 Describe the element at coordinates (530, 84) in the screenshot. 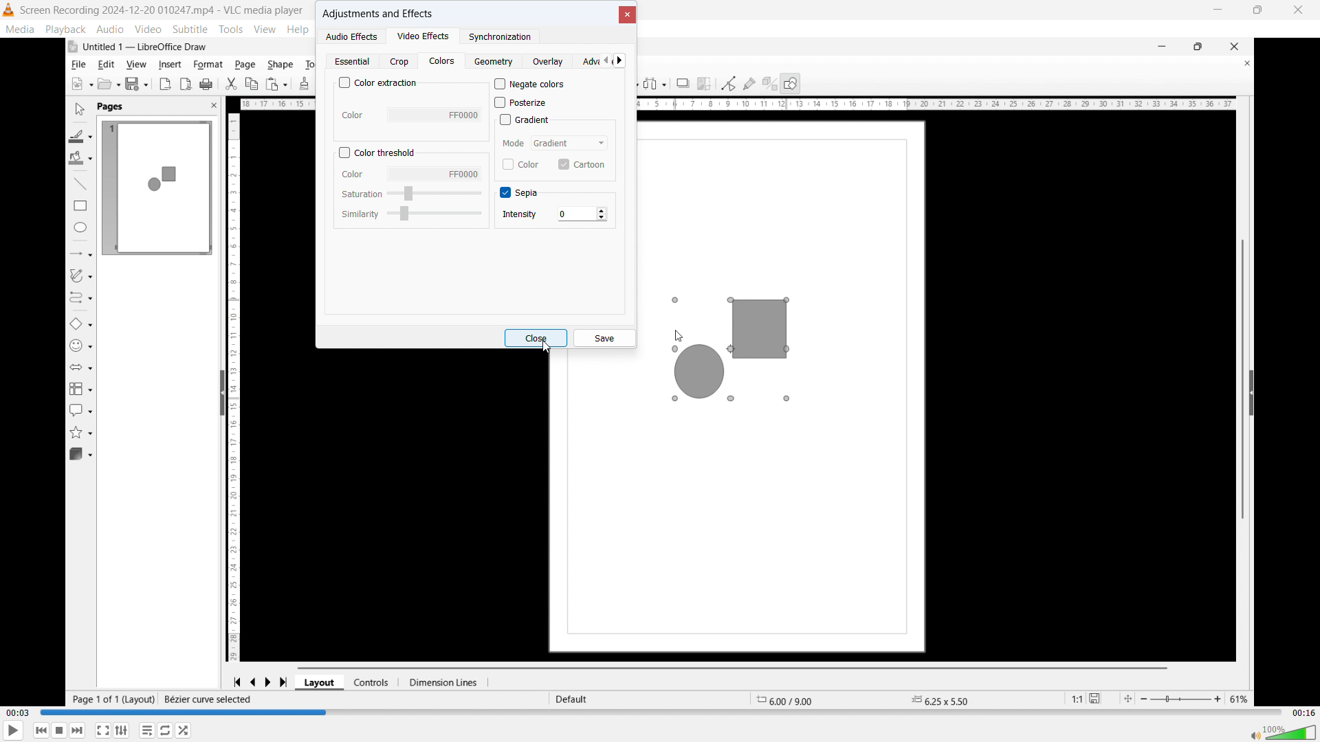

I see `Negate colours ` at that location.